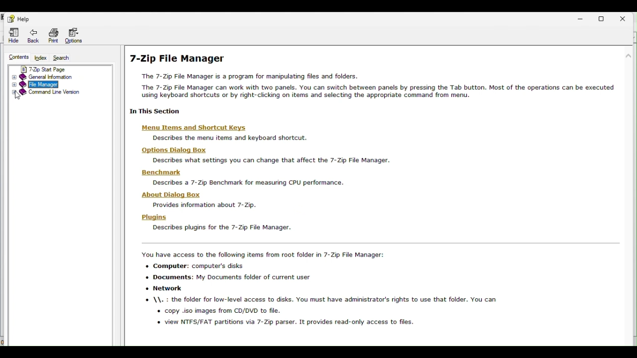 The width and height of the screenshot is (637, 358). Describe the element at coordinates (63, 68) in the screenshot. I see `7 zip start page` at that location.